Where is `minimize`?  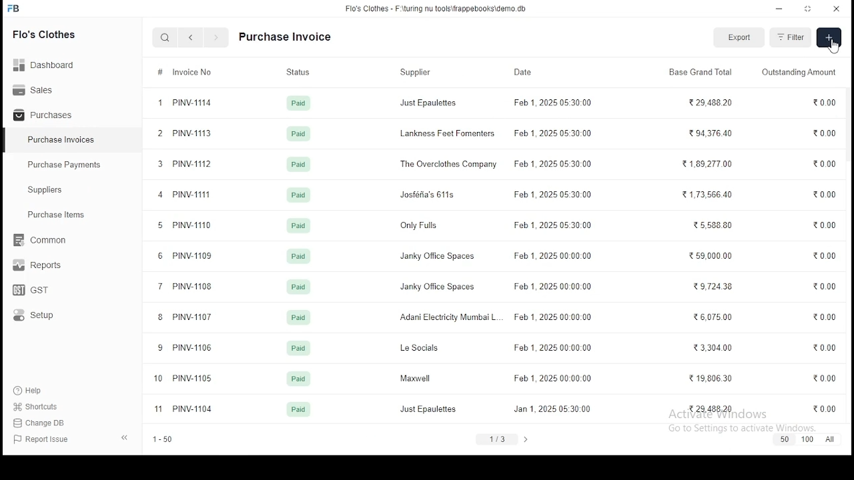 minimize is located at coordinates (781, 8).